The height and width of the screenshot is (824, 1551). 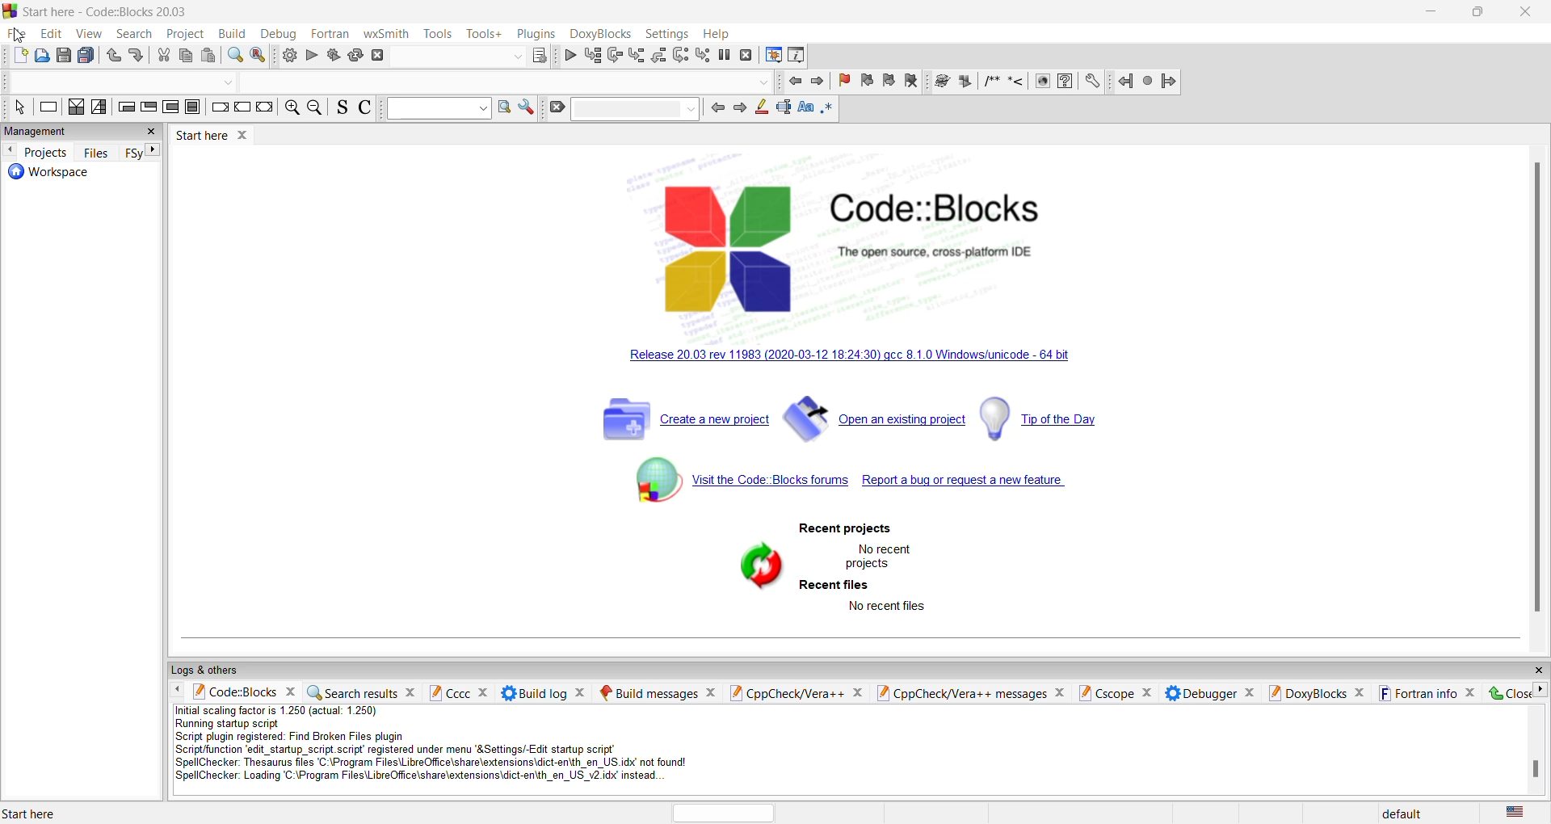 What do you see at coordinates (149, 132) in the screenshot?
I see `close management tab` at bounding box center [149, 132].